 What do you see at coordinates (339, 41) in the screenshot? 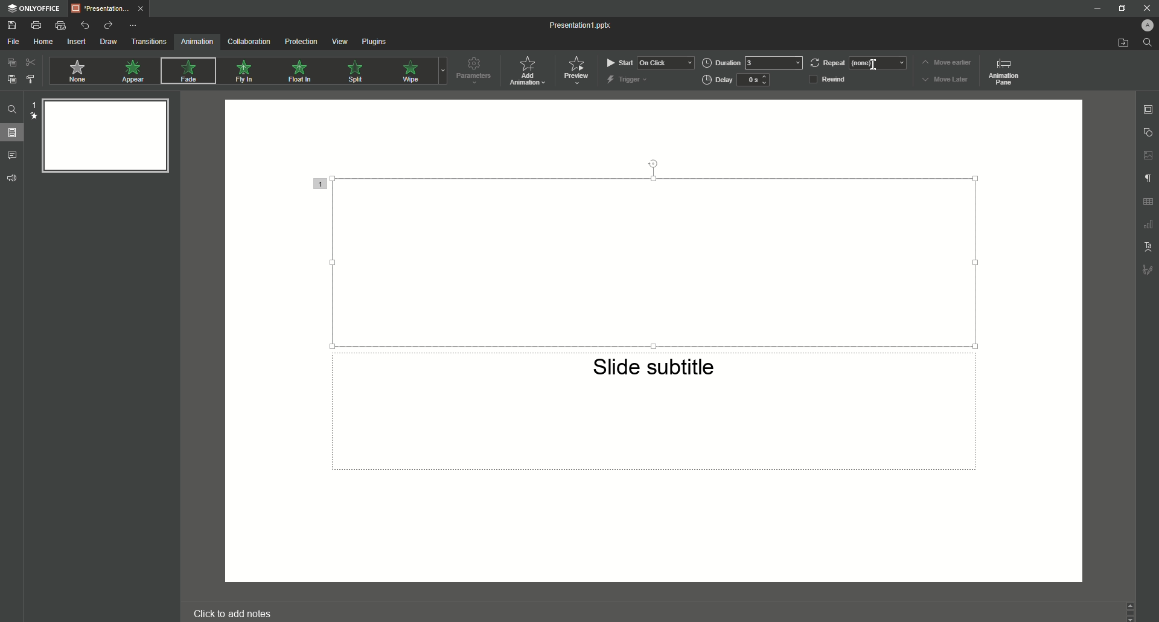
I see `View` at bounding box center [339, 41].